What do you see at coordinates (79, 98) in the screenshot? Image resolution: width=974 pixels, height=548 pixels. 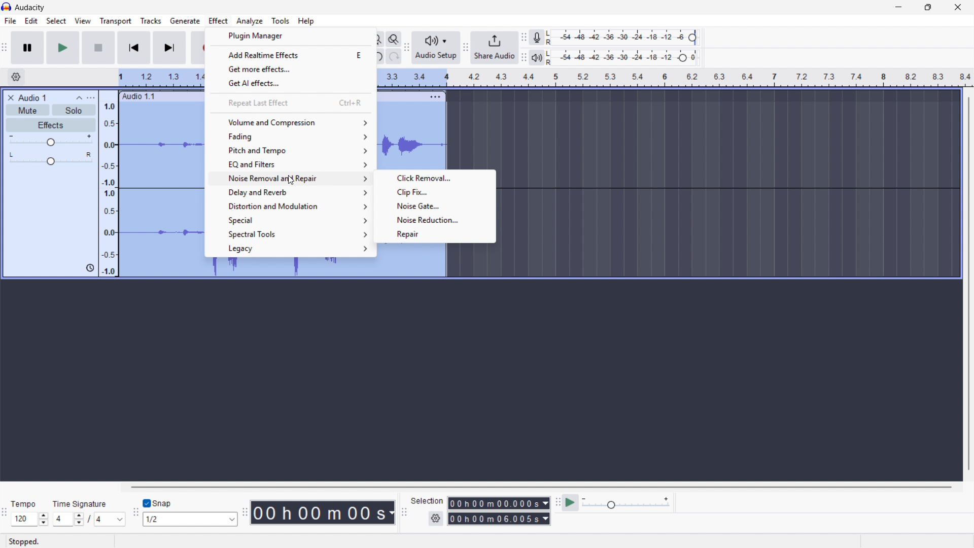 I see `Collapse ` at bounding box center [79, 98].